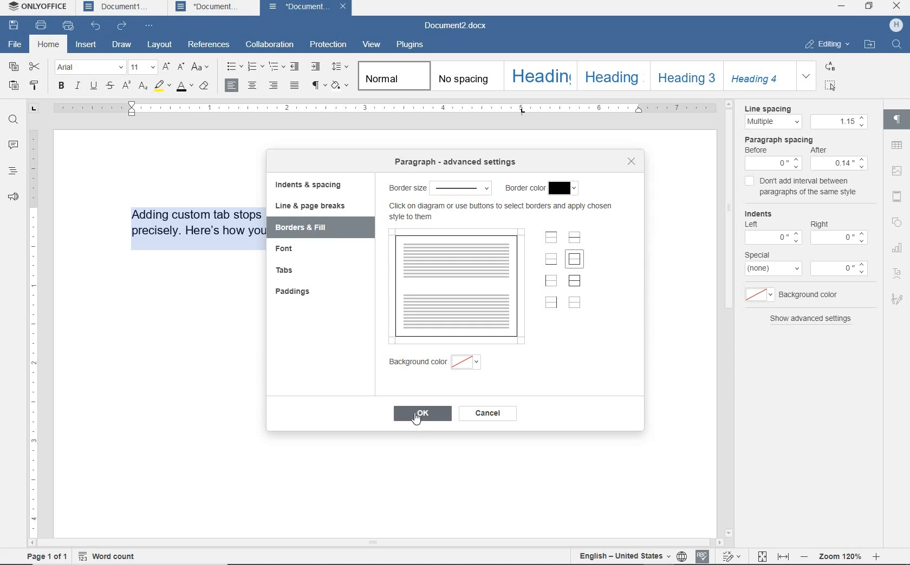 The width and height of the screenshot is (910, 565). Describe the element at coordinates (747, 182) in the screenshot. I see `checkbox` at that location.